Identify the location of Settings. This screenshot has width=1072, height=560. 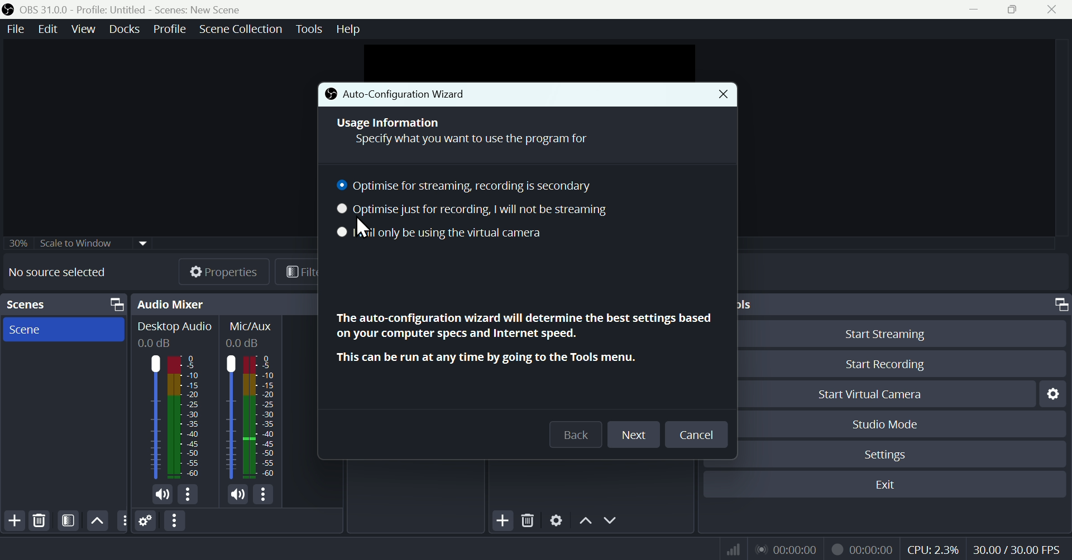
(557, 519).